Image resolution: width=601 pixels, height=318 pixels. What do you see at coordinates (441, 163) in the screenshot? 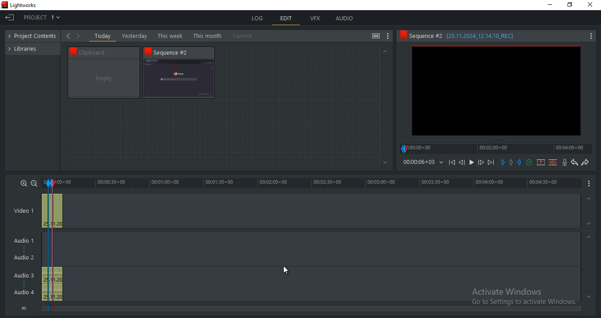
I see `Drop down arrow` at bounding box center [441, 163].